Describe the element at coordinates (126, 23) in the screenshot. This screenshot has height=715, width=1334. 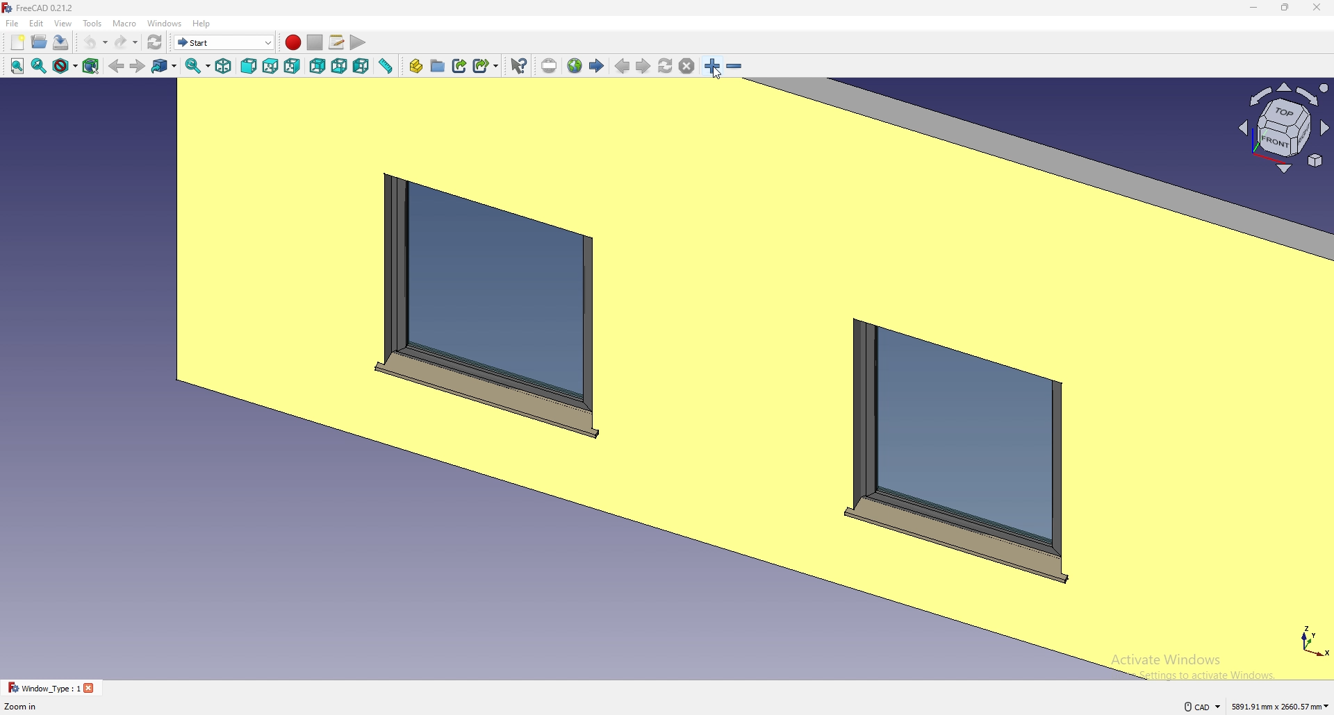
I see `macro` at that location.